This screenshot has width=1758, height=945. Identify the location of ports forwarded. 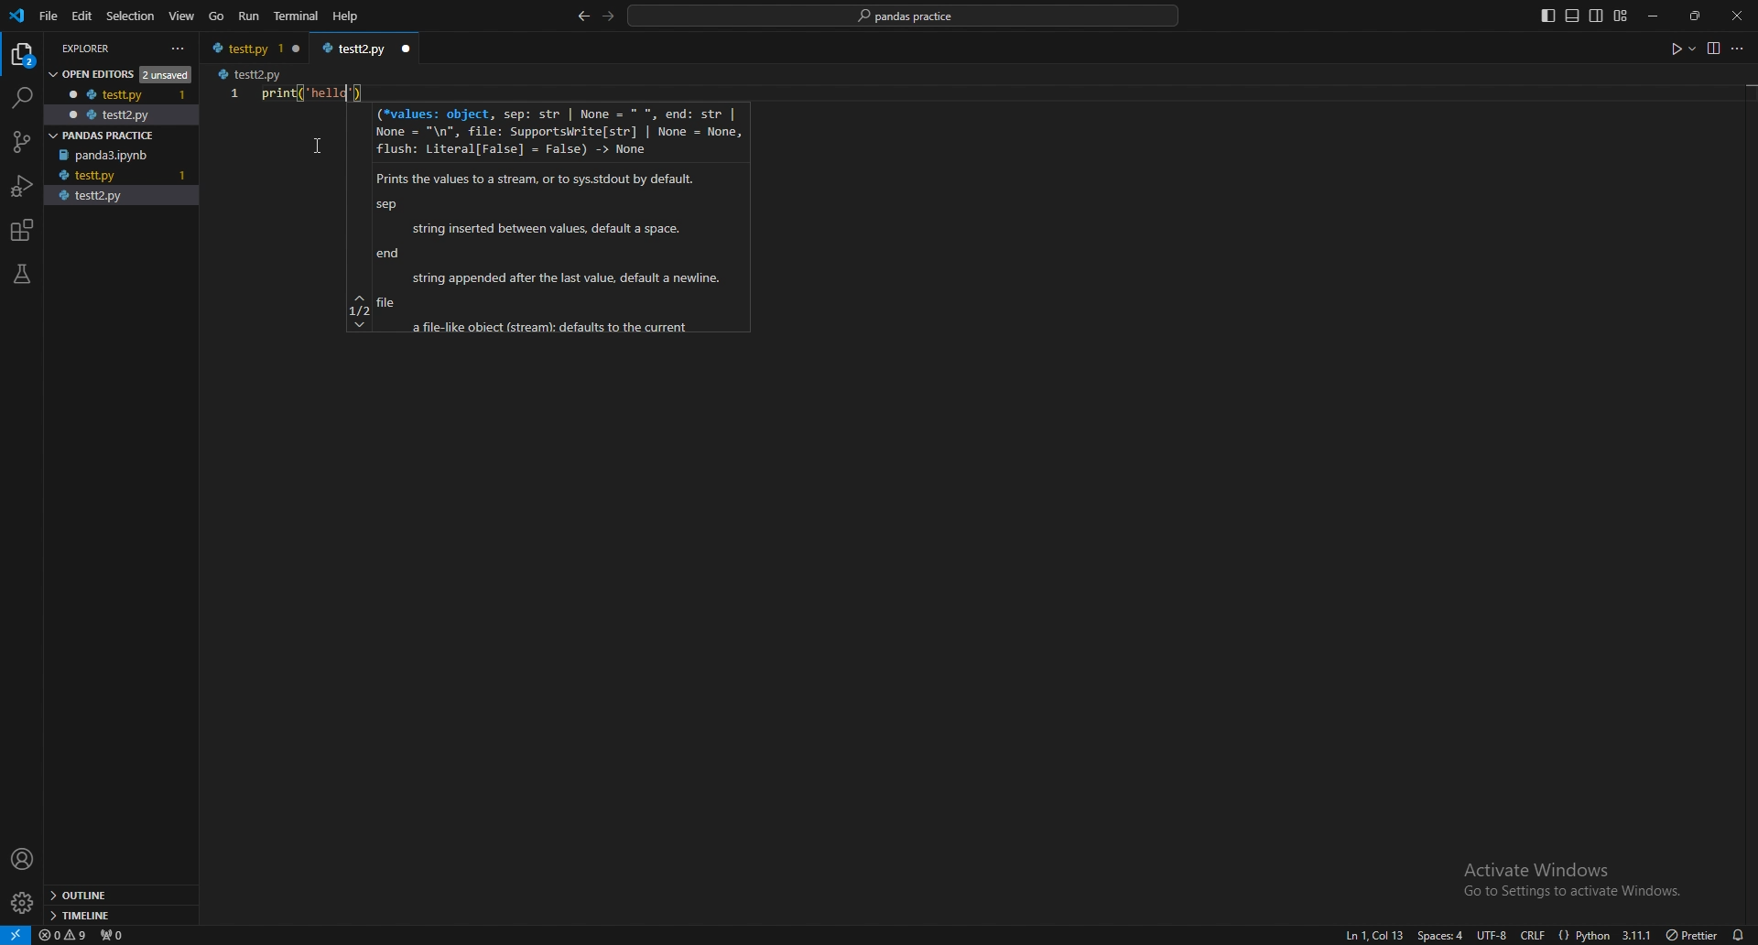
(111, 933).